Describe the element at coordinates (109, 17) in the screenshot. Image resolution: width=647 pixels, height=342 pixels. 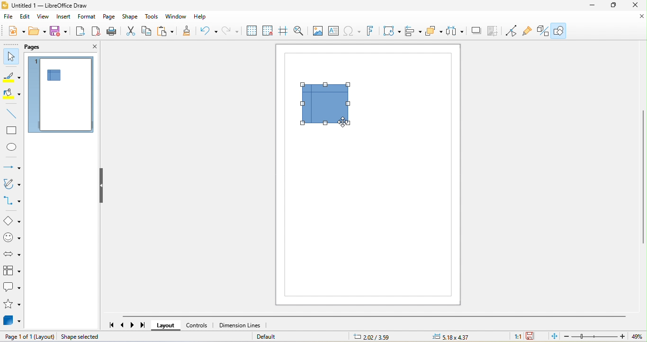
I see `page` at that location.